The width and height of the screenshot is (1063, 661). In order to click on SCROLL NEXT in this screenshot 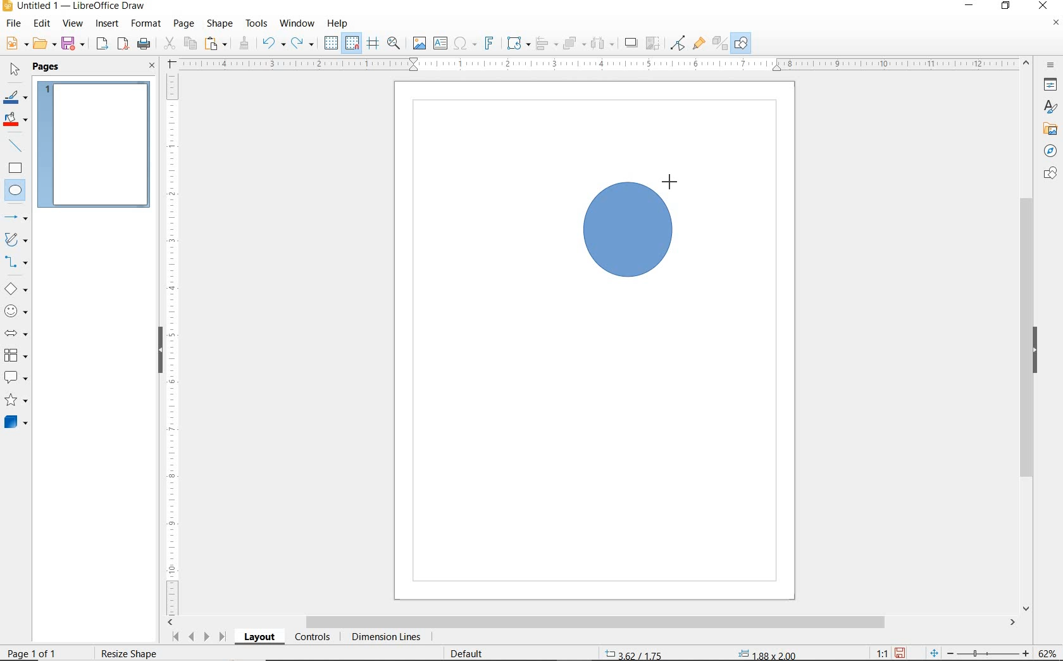, I will do `click(197, 636)`.